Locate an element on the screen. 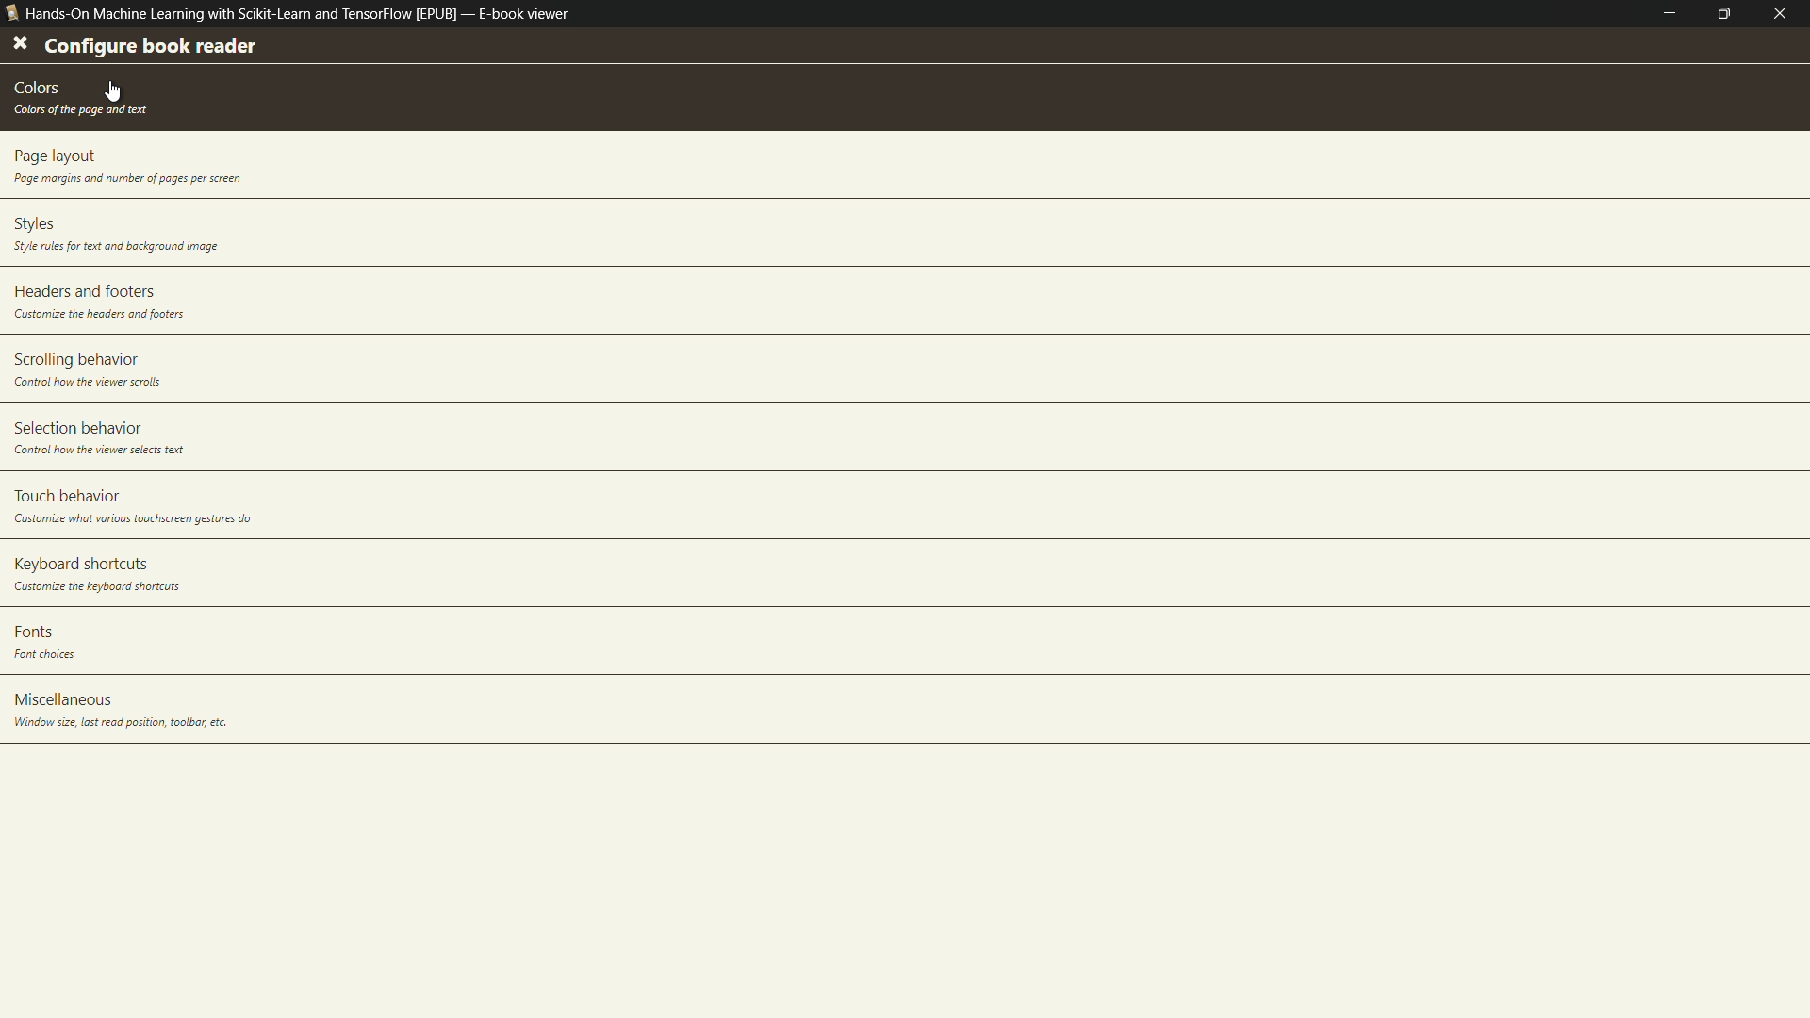 Image resolution: width=1810 pixels, height=1018 pixels. page layout is located at coordinates (55, 156).